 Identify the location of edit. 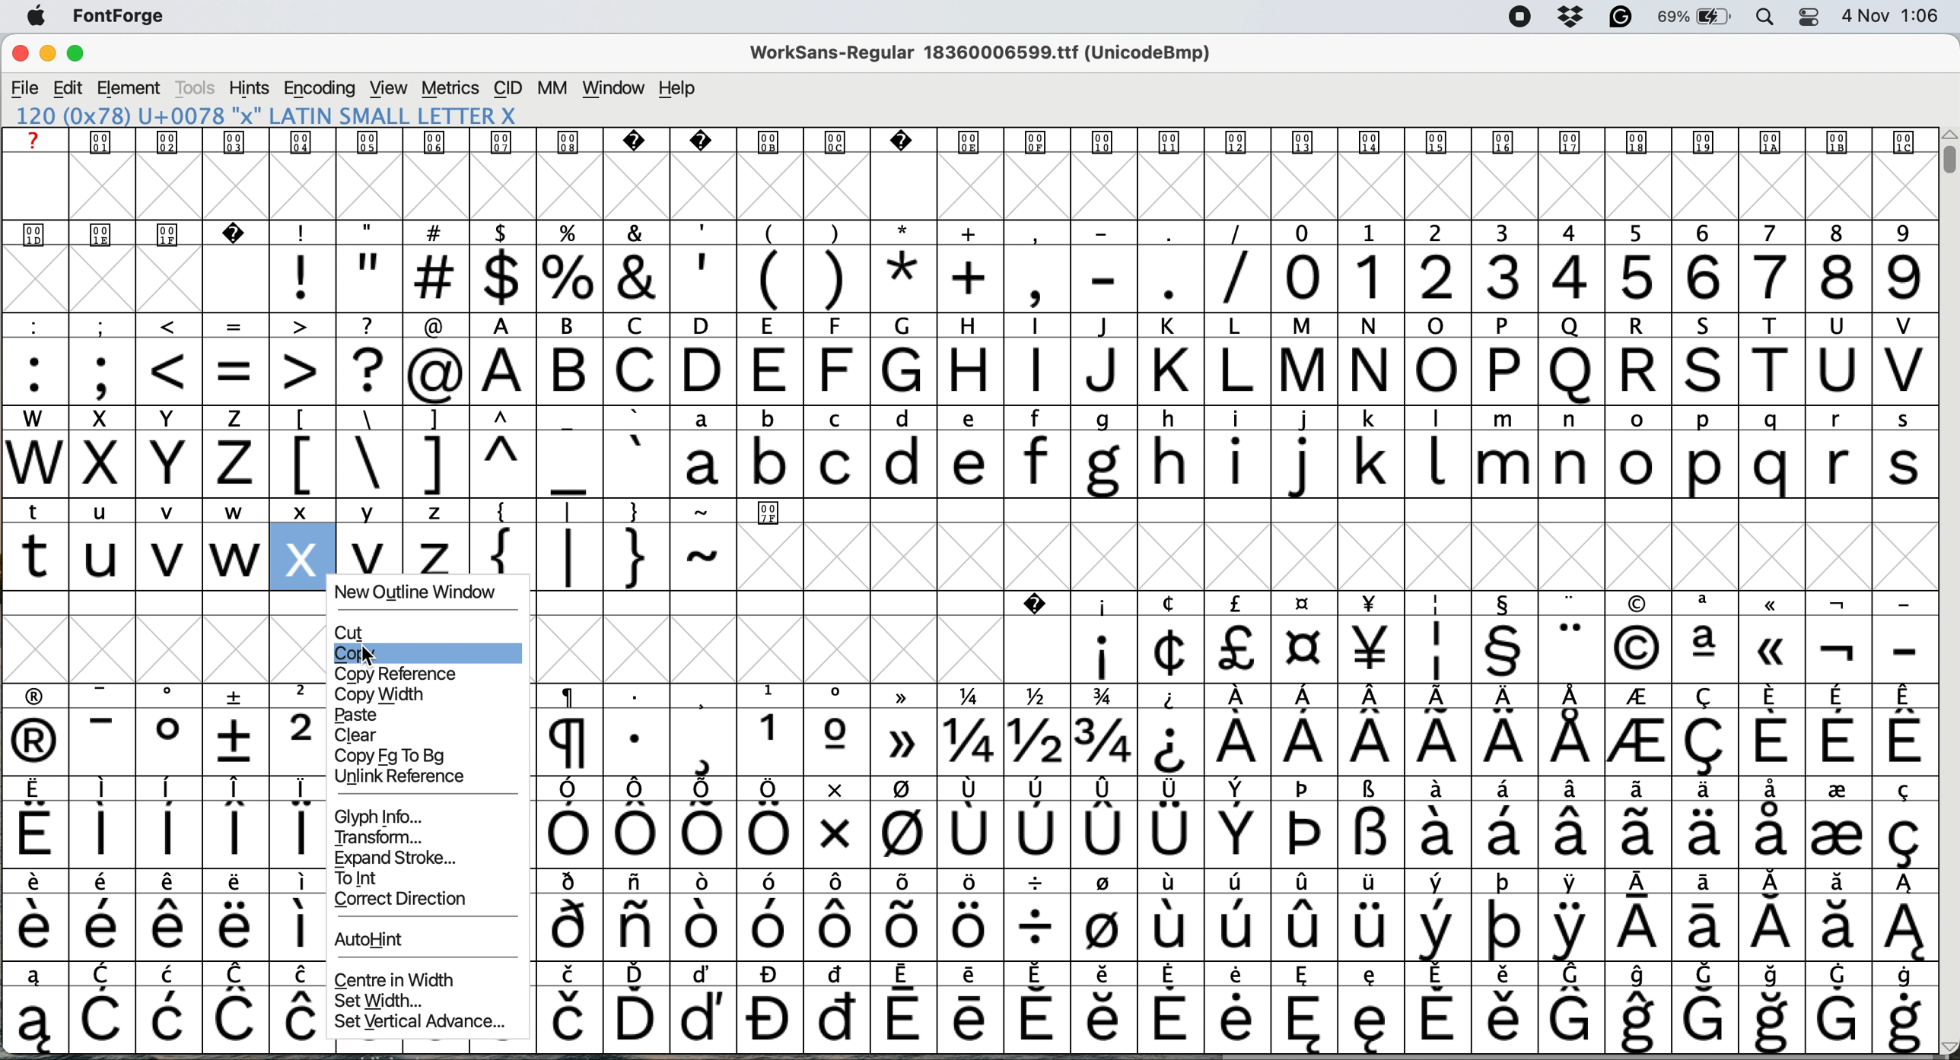
(70, 87).